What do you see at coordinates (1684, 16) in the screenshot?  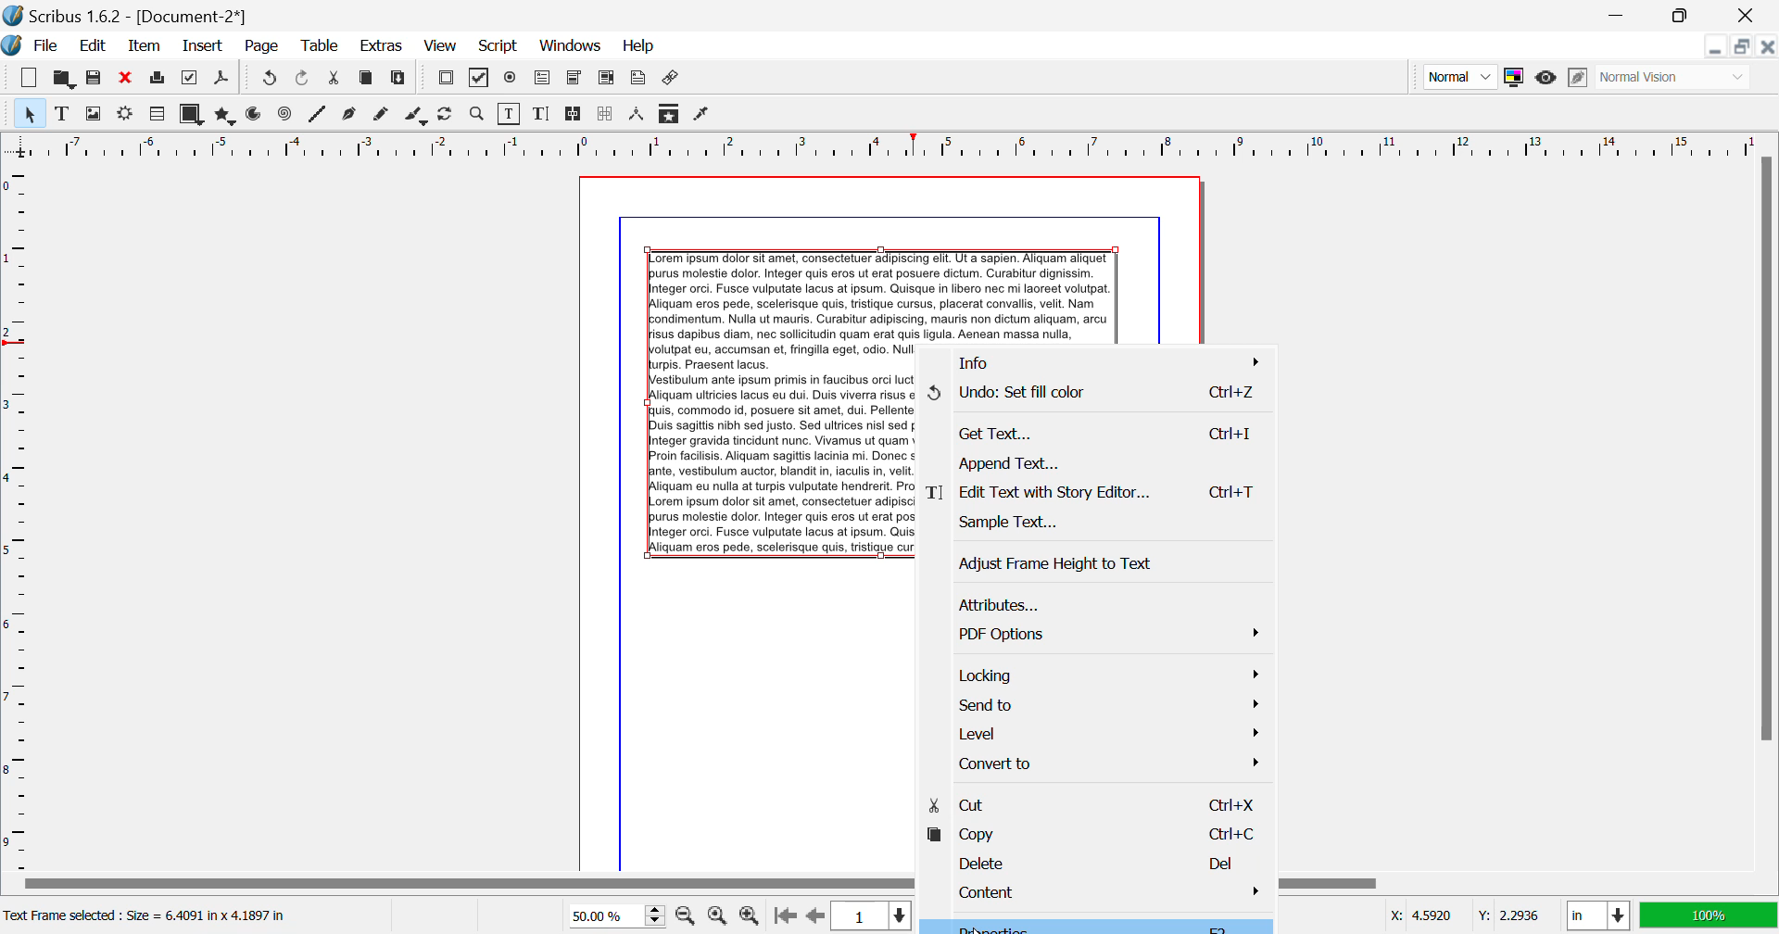 I see `Minimize` at bounding box center [1684, 16].